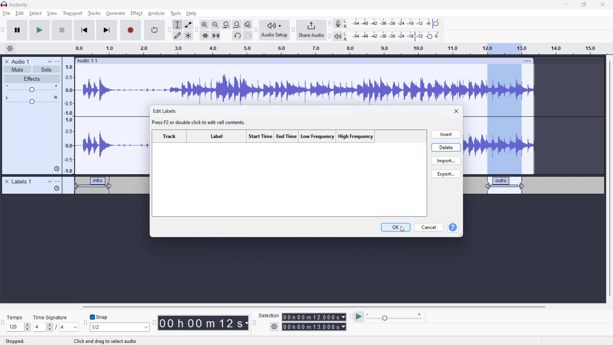  I want to click on stop, so click(62, 30).